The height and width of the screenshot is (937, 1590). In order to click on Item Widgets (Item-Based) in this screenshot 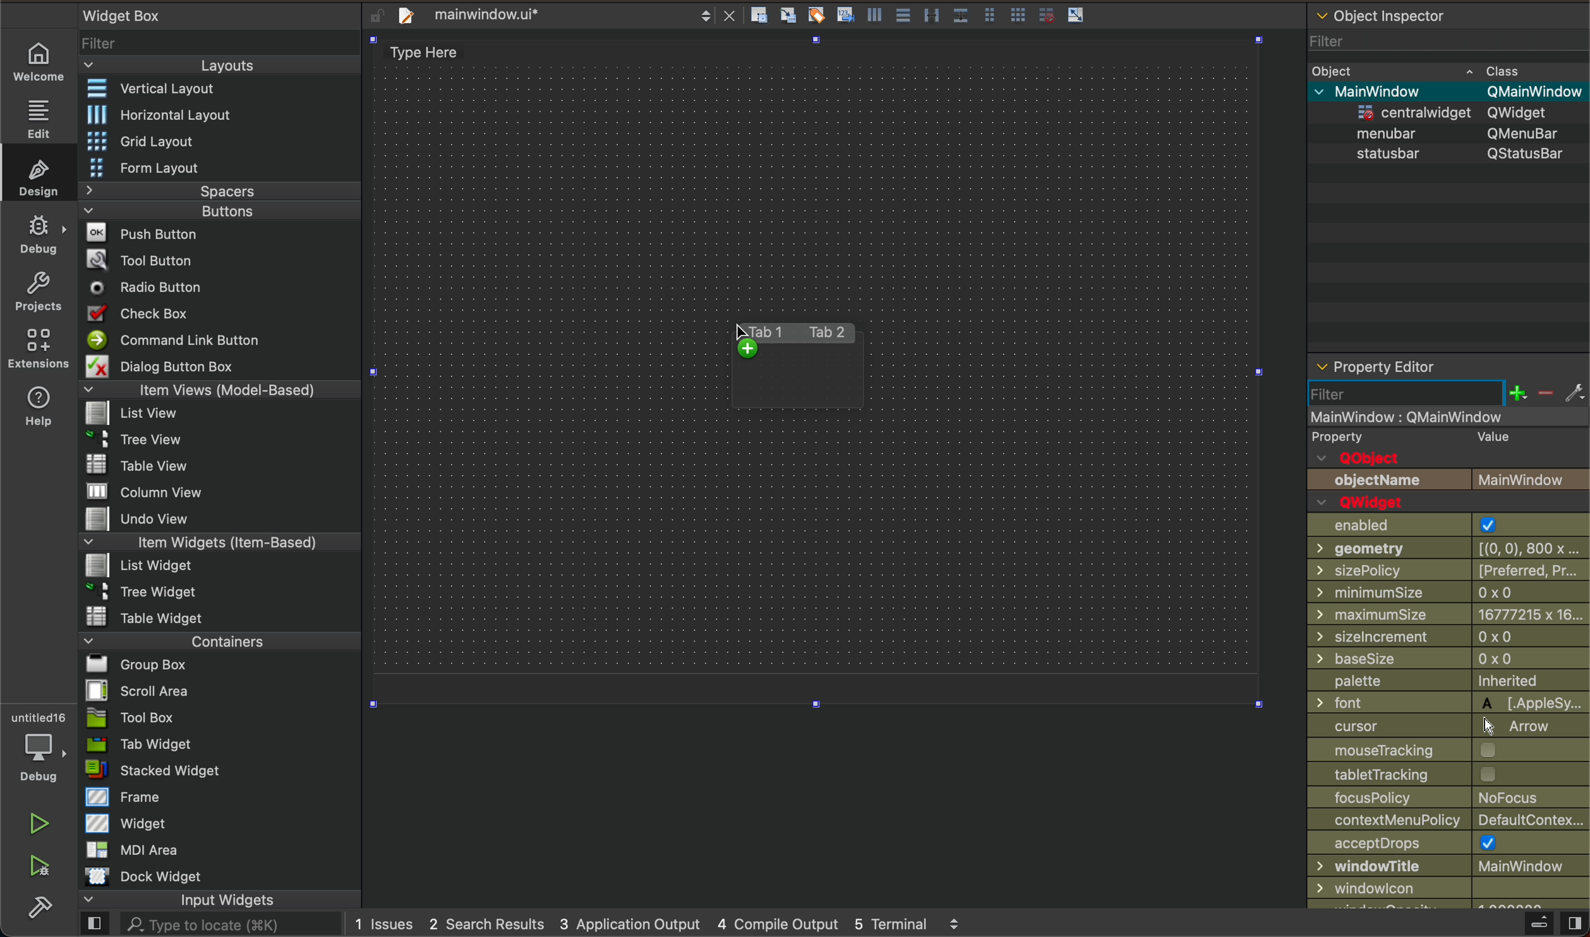, I will do `click(221, 542)`.